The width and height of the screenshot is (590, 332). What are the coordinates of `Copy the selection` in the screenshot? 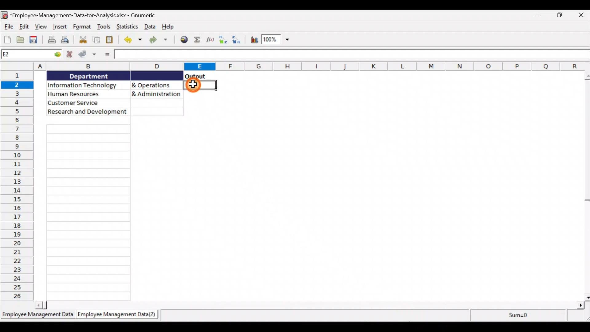 It's located at (97, 40).